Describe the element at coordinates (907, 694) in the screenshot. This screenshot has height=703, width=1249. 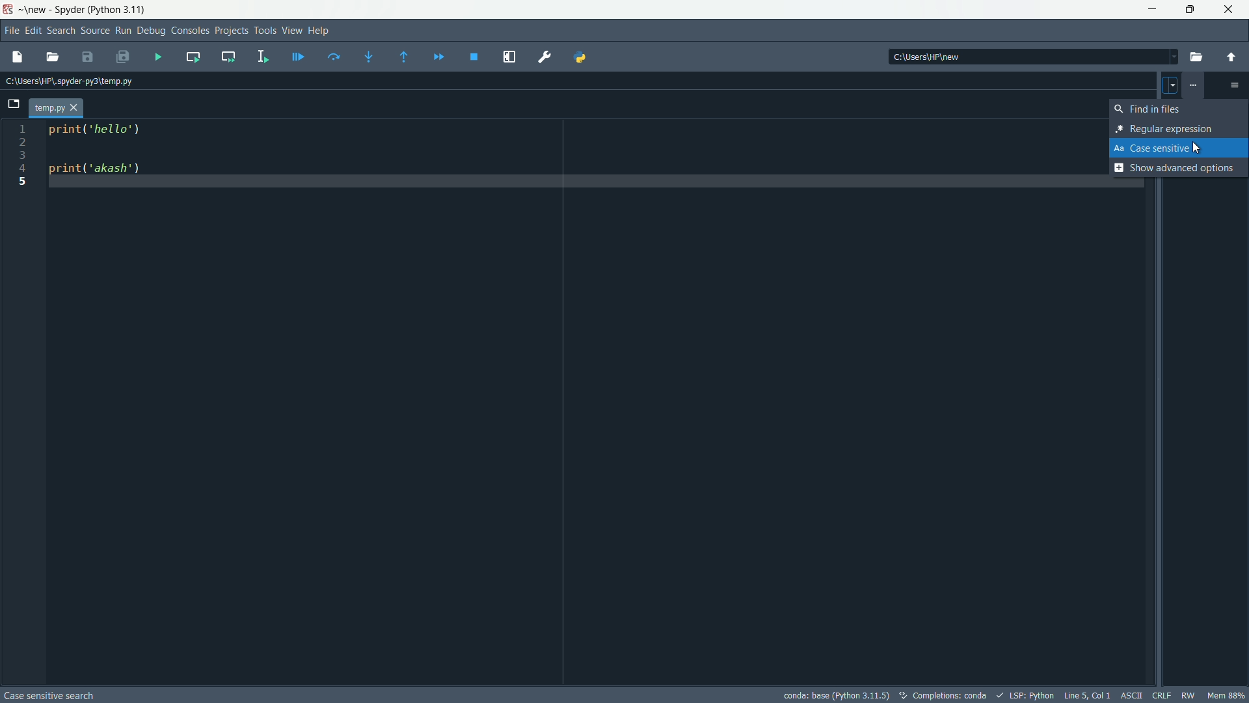
I see `completions: conda` at that location.